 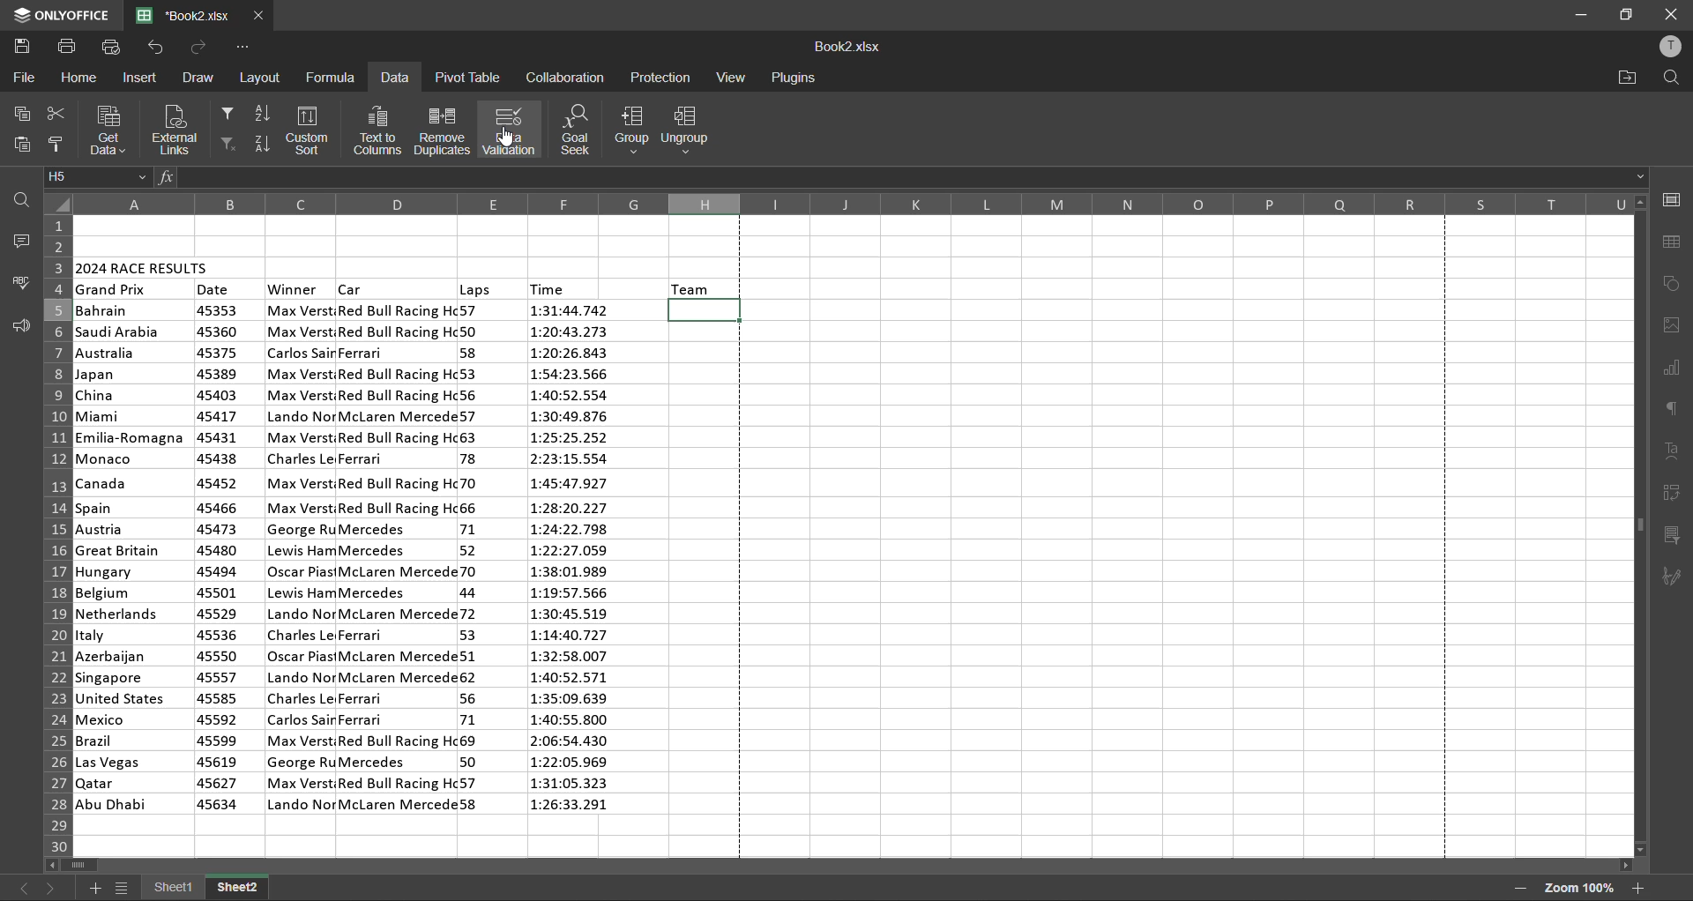 What do you see at coordinates (25, 199) in the screenshot?
I see `find` at bounding box center [25, 199].